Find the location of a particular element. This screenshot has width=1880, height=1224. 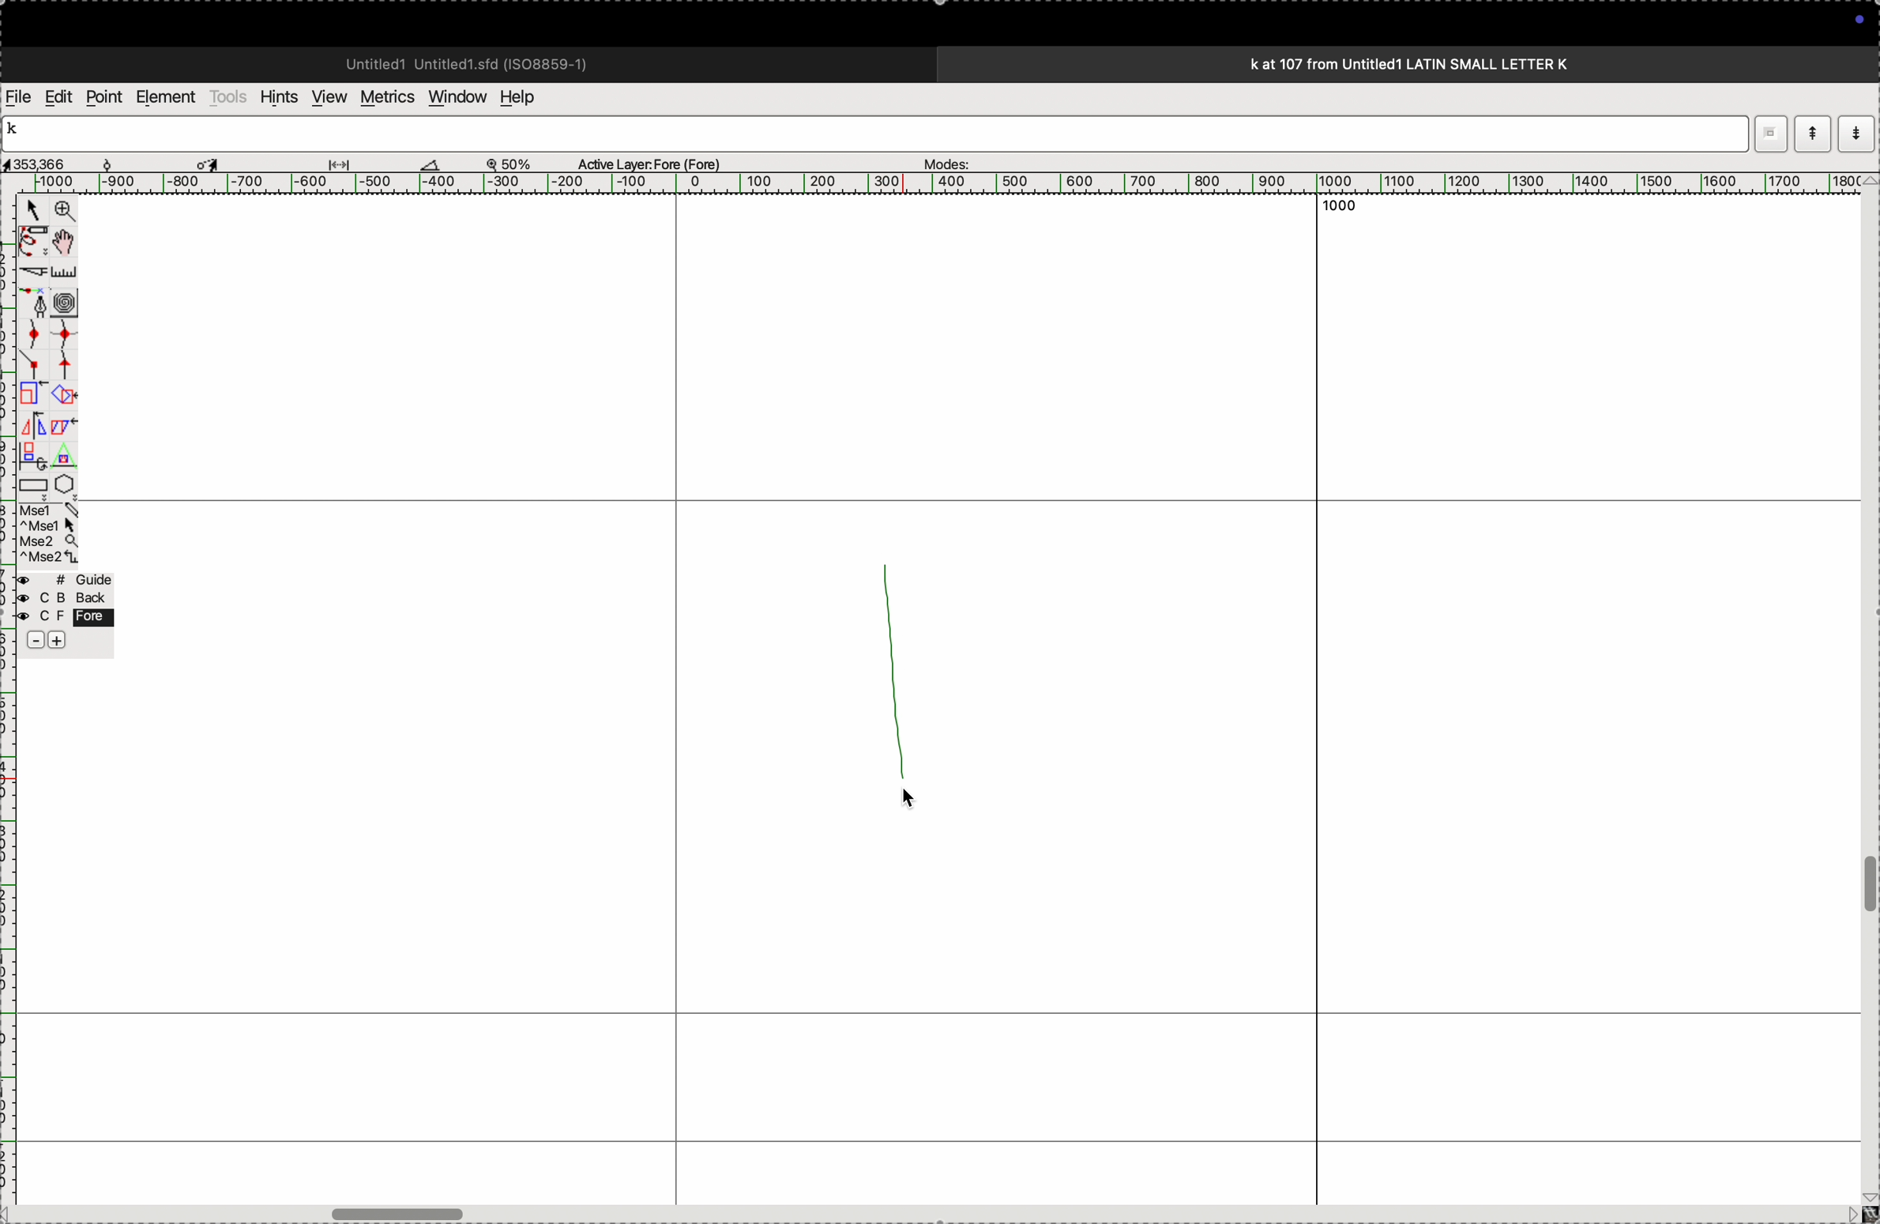

apply is located at coordinates (64, 437).